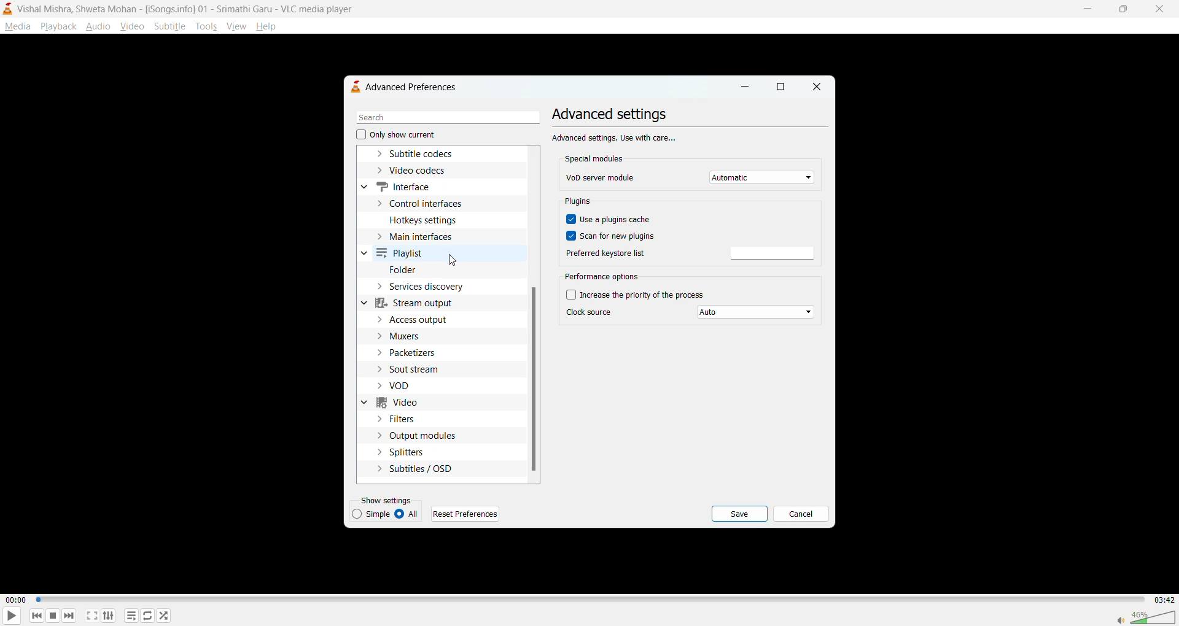  What do you see at coordinates (605, 252) in the screenshot?
I see `preferred keyword list` at bounding box center [605, 252].